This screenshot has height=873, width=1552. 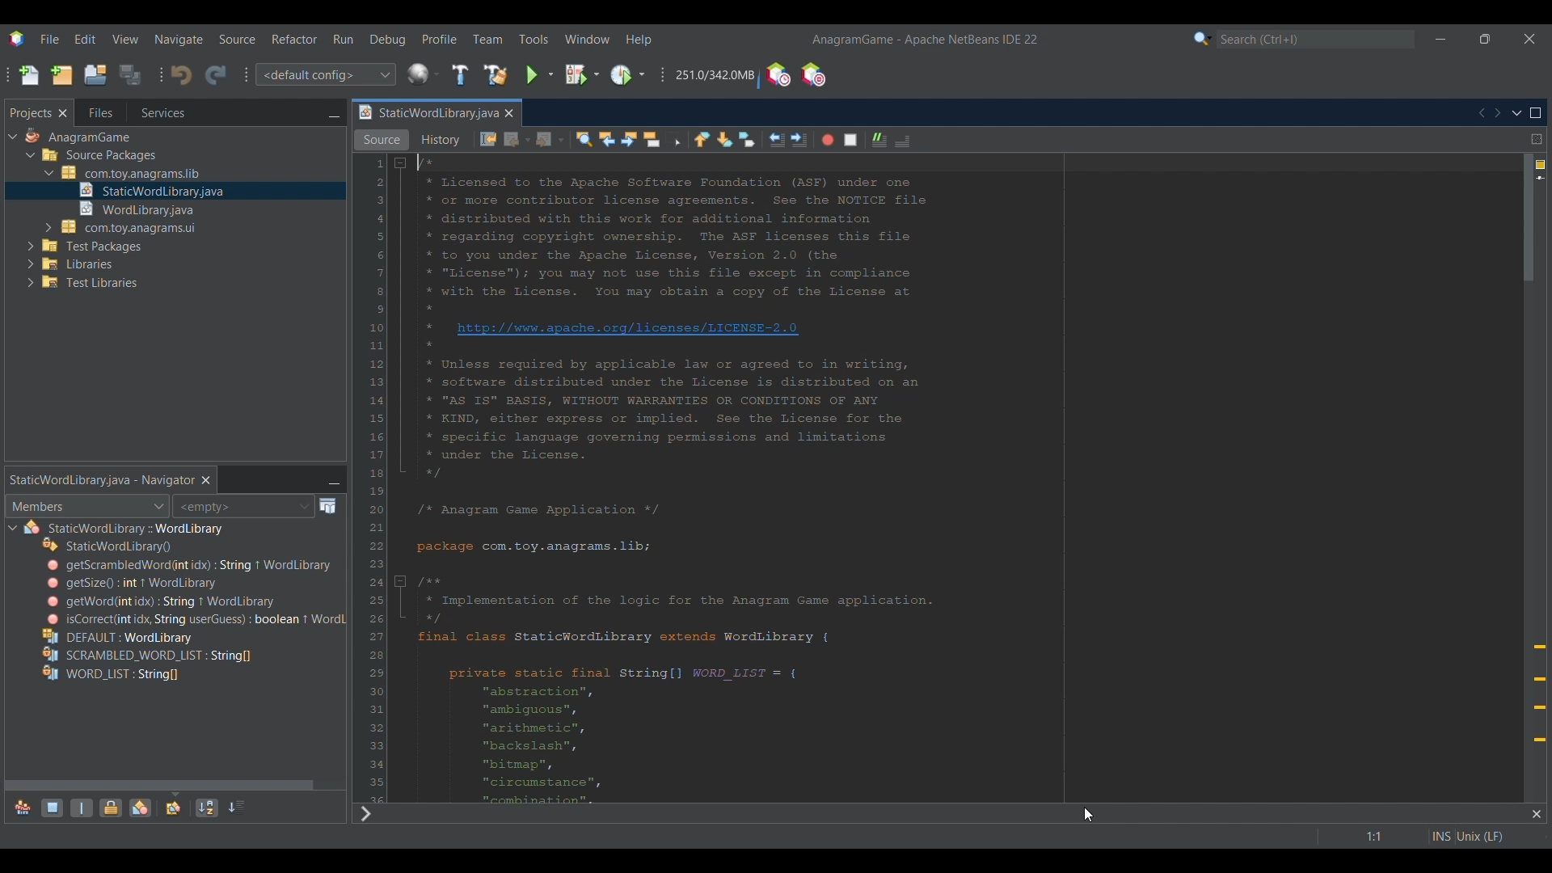 I want to click on Source menu, so click(x=237, y=38).